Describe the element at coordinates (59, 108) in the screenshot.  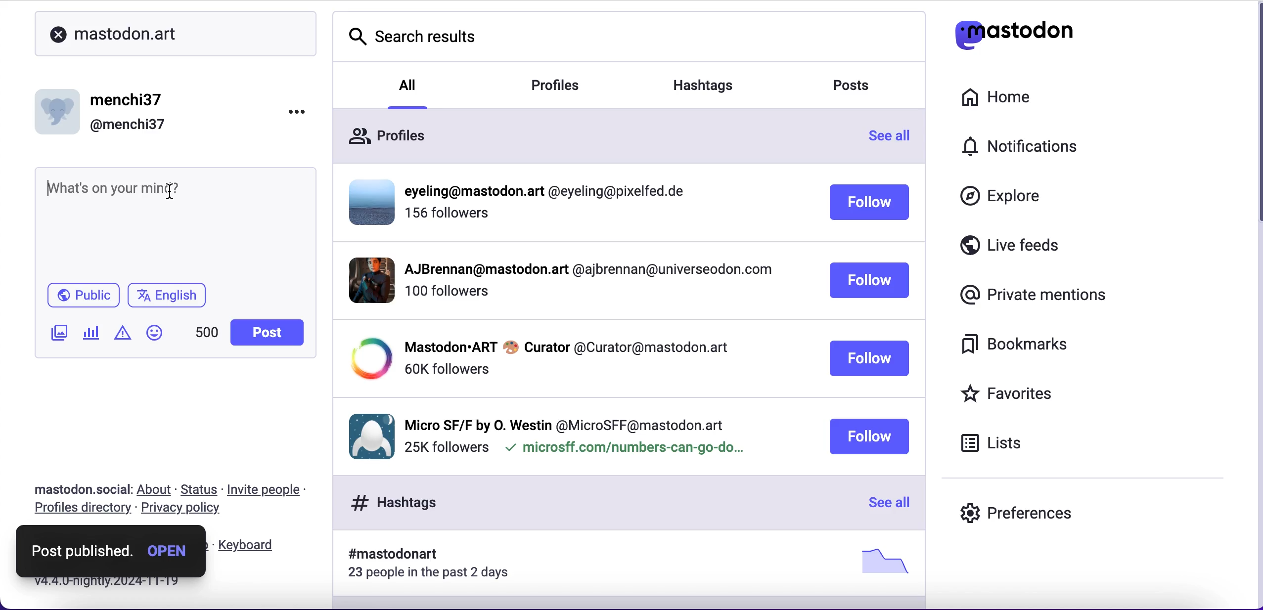
I see `display picture` at that location.